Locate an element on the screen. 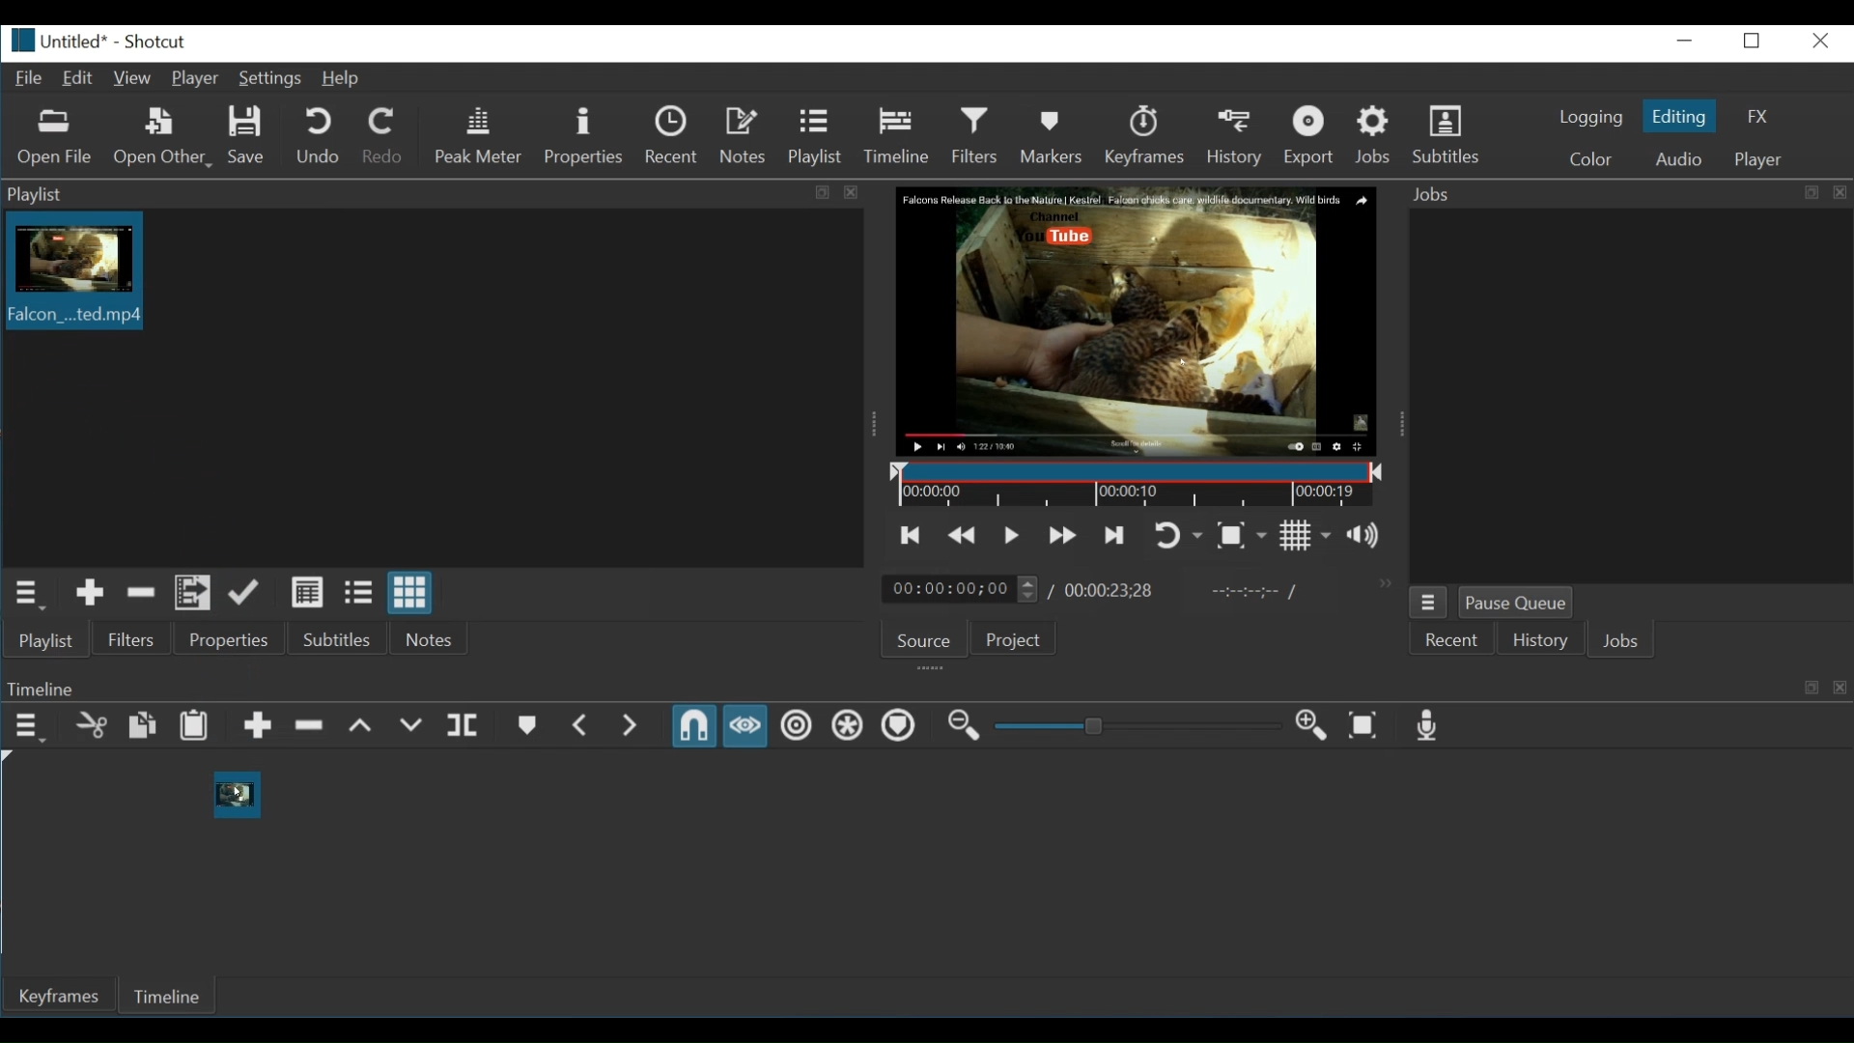 Image resolution: width=1854 pixels, height=1043 pixels. Restore is located at coordinates (1754, 41).